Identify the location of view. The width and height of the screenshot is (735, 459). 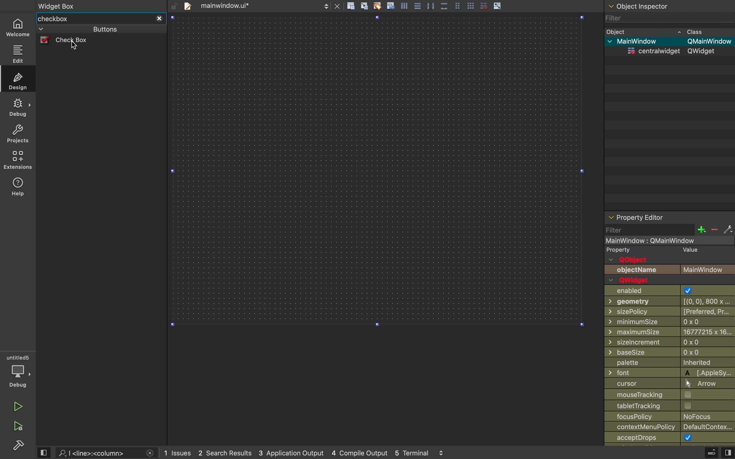
(44, 452).